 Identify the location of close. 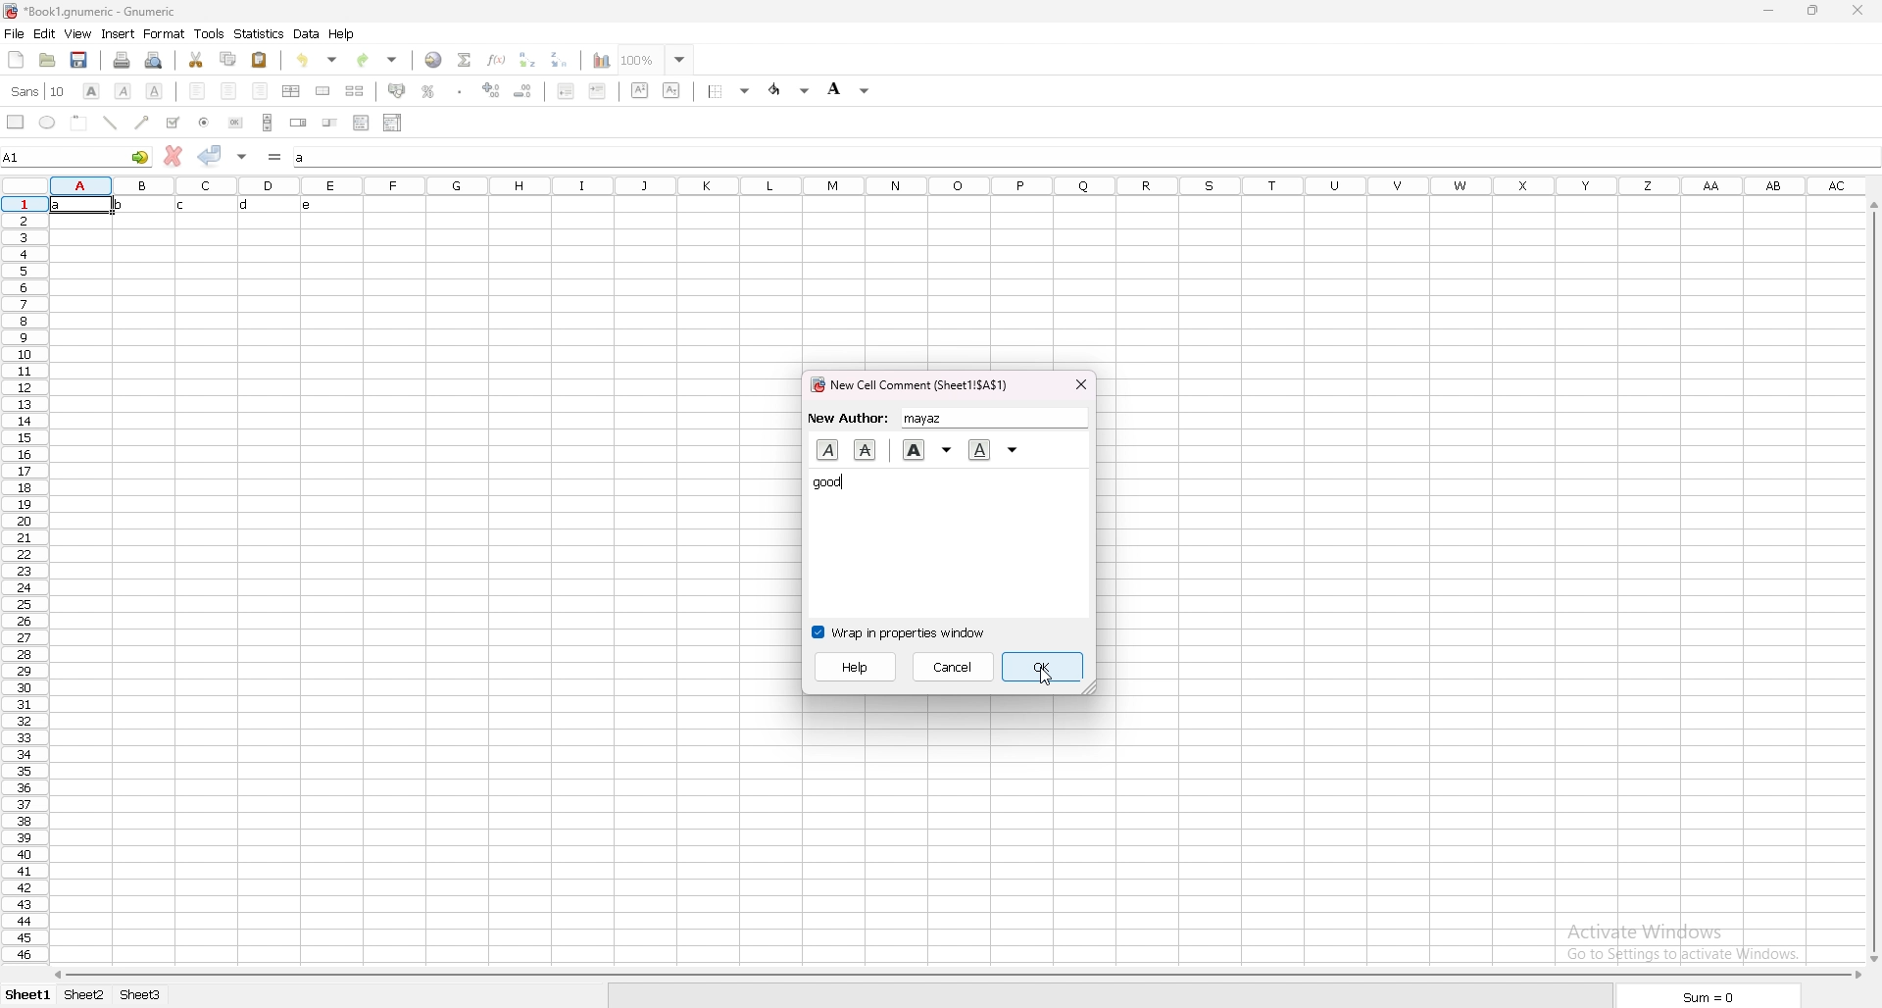
(1082, 385).